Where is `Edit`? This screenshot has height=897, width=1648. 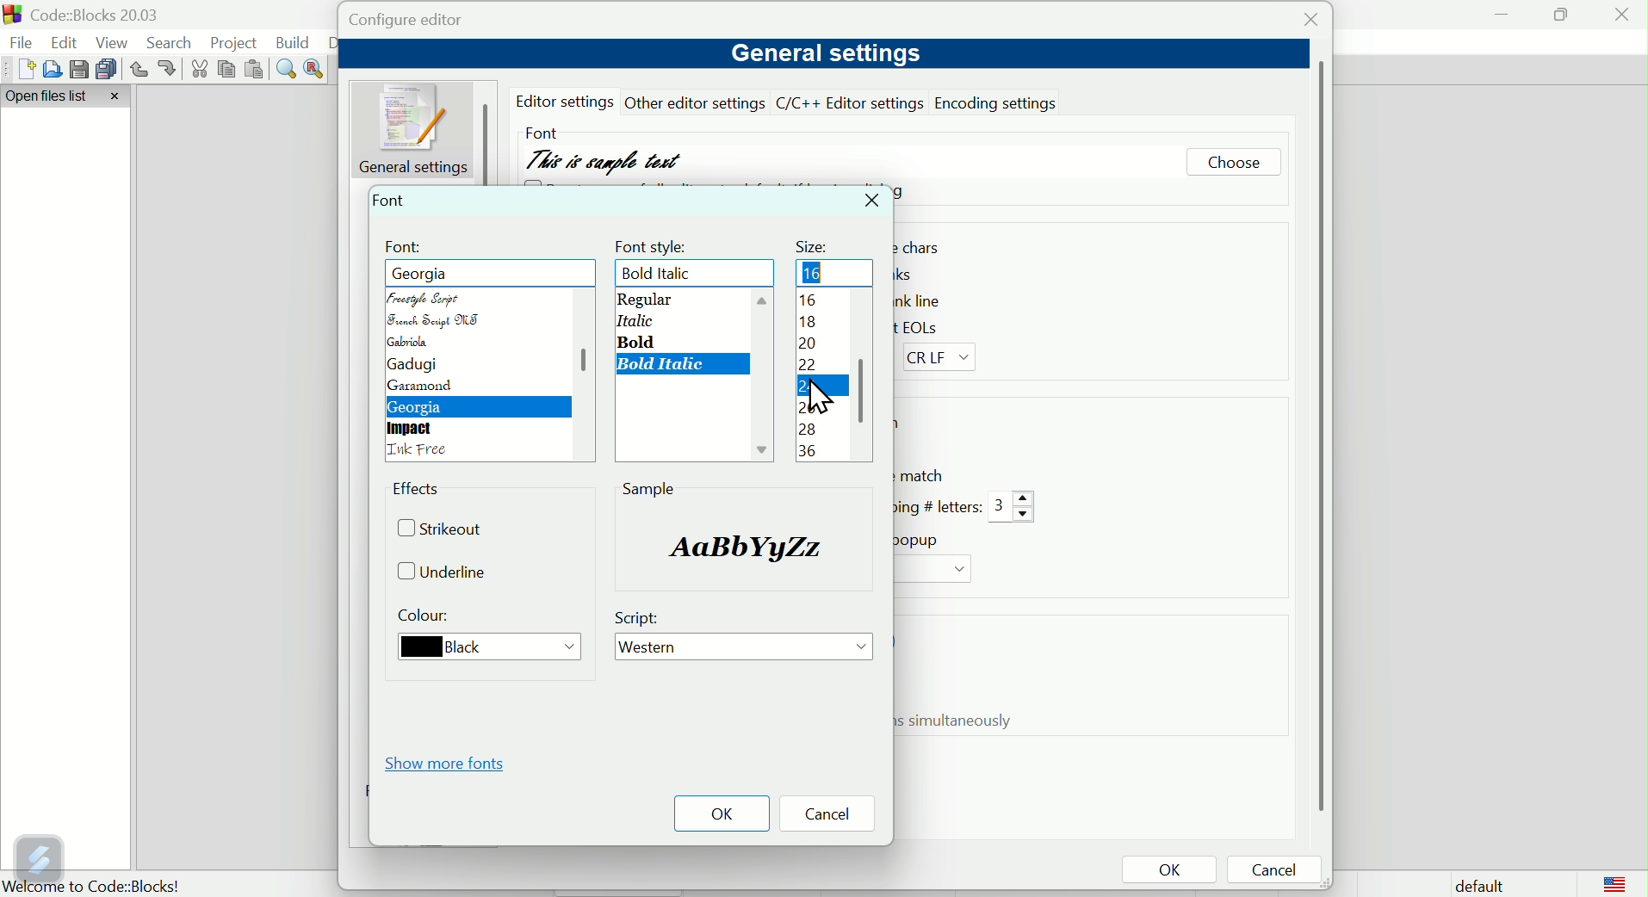 Edit is located at coordinates (66, 40).